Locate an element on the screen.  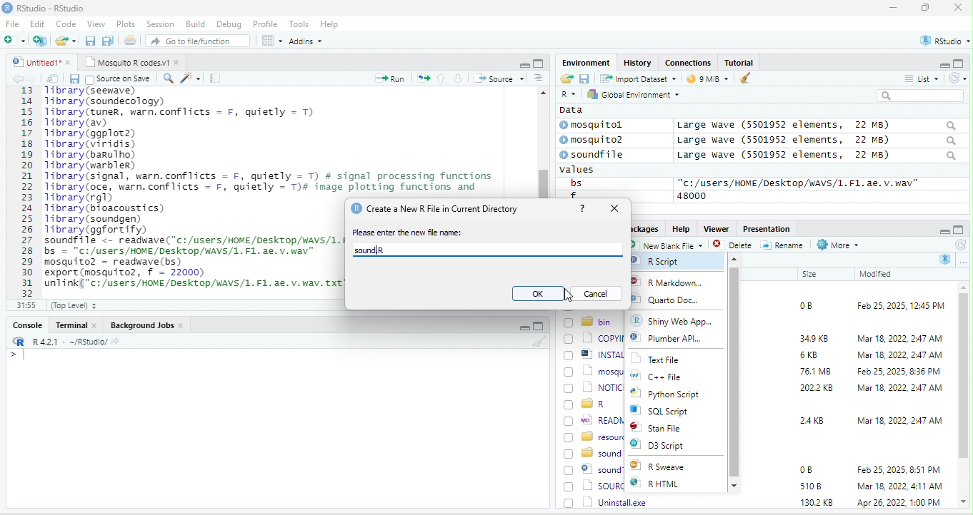
Python Script is located at coordinates (675, 395).